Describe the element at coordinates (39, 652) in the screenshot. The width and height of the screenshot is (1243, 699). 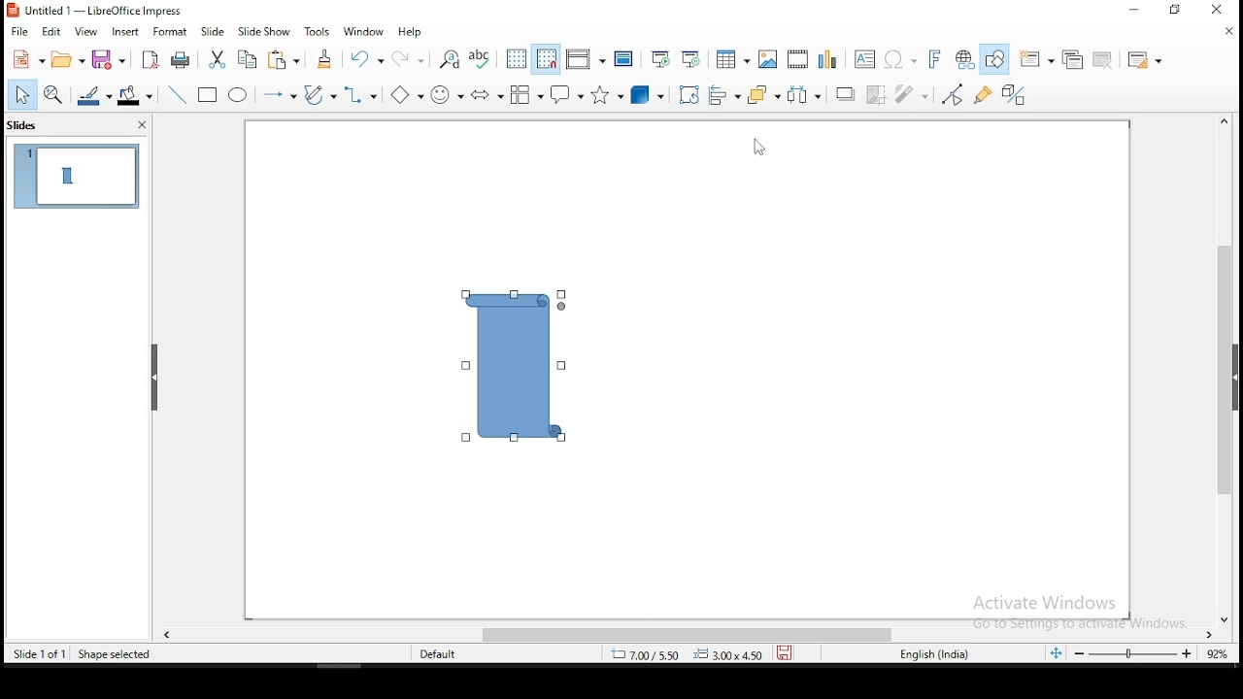
I see `slide 1 of 1` at that location.